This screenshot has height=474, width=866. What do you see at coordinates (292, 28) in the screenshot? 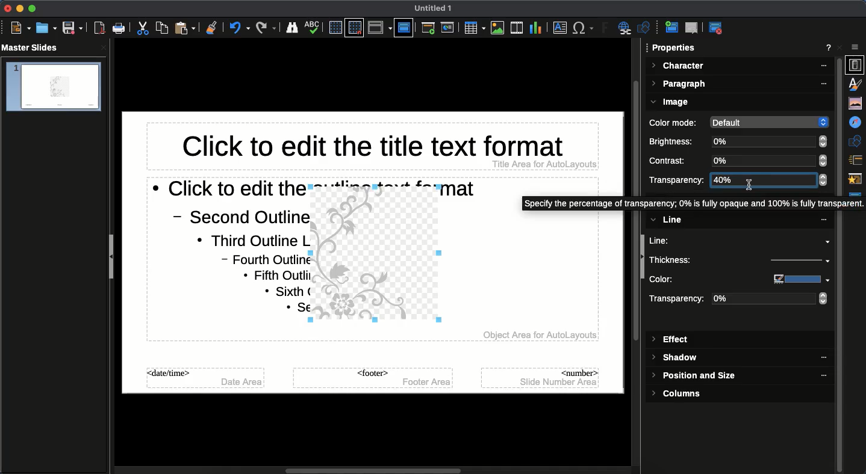
I see `Finder` at bounding box center [292, 28].